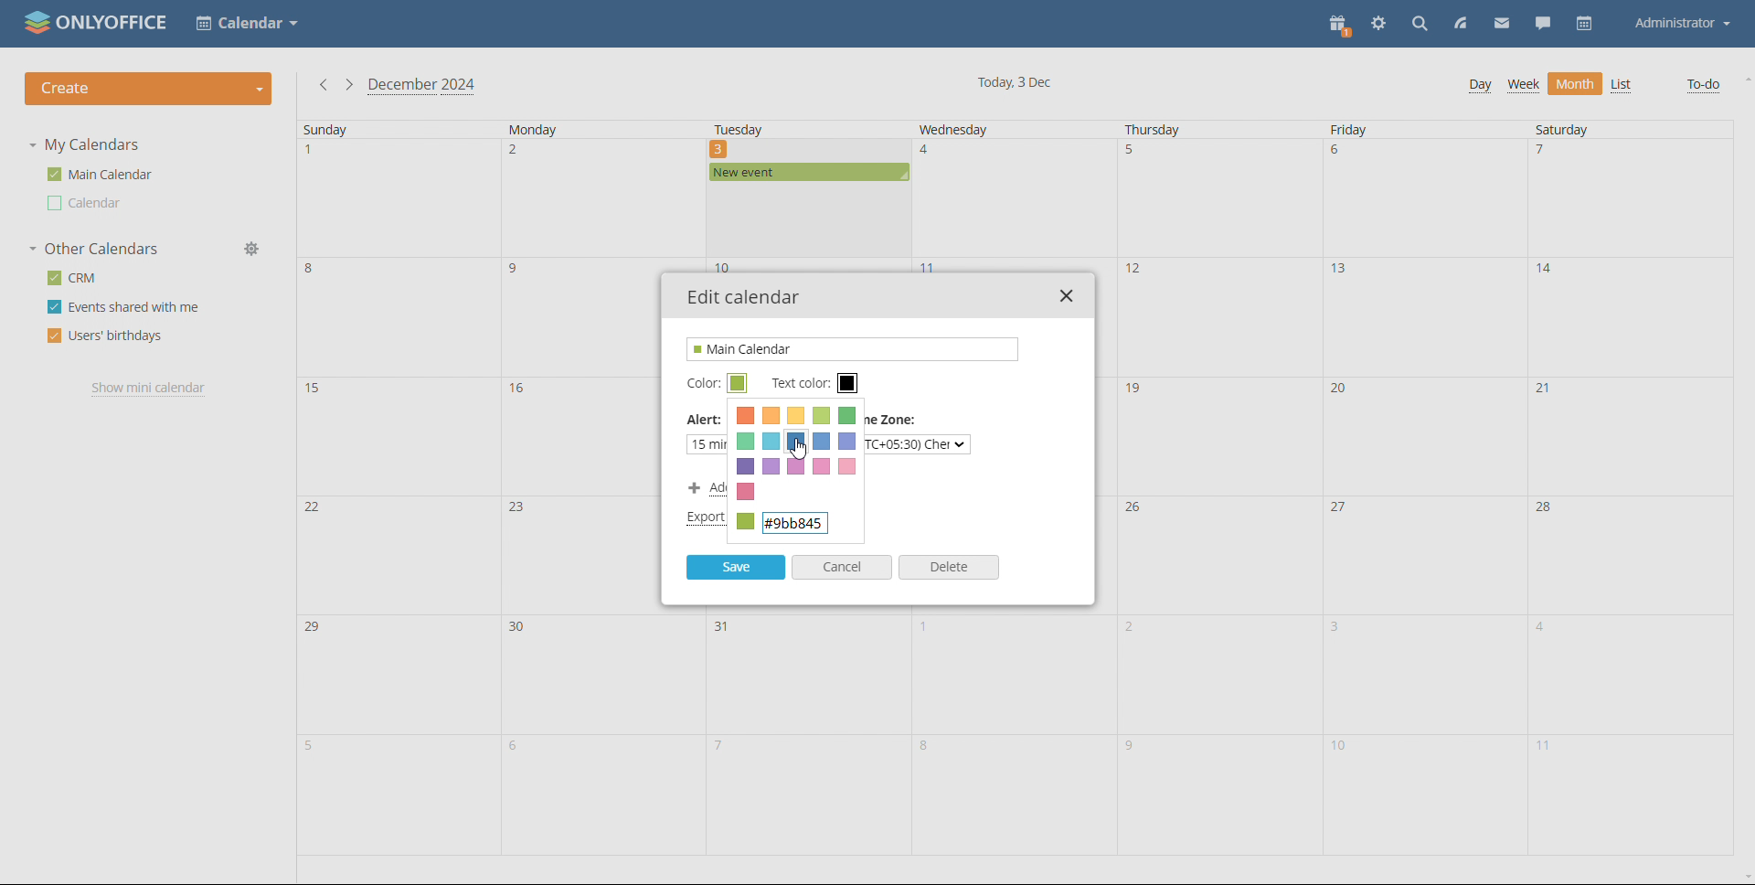  What do you see at coordinates (380, 130) in the screenshot?
I see `sunday` at bounding box center [380, 130].